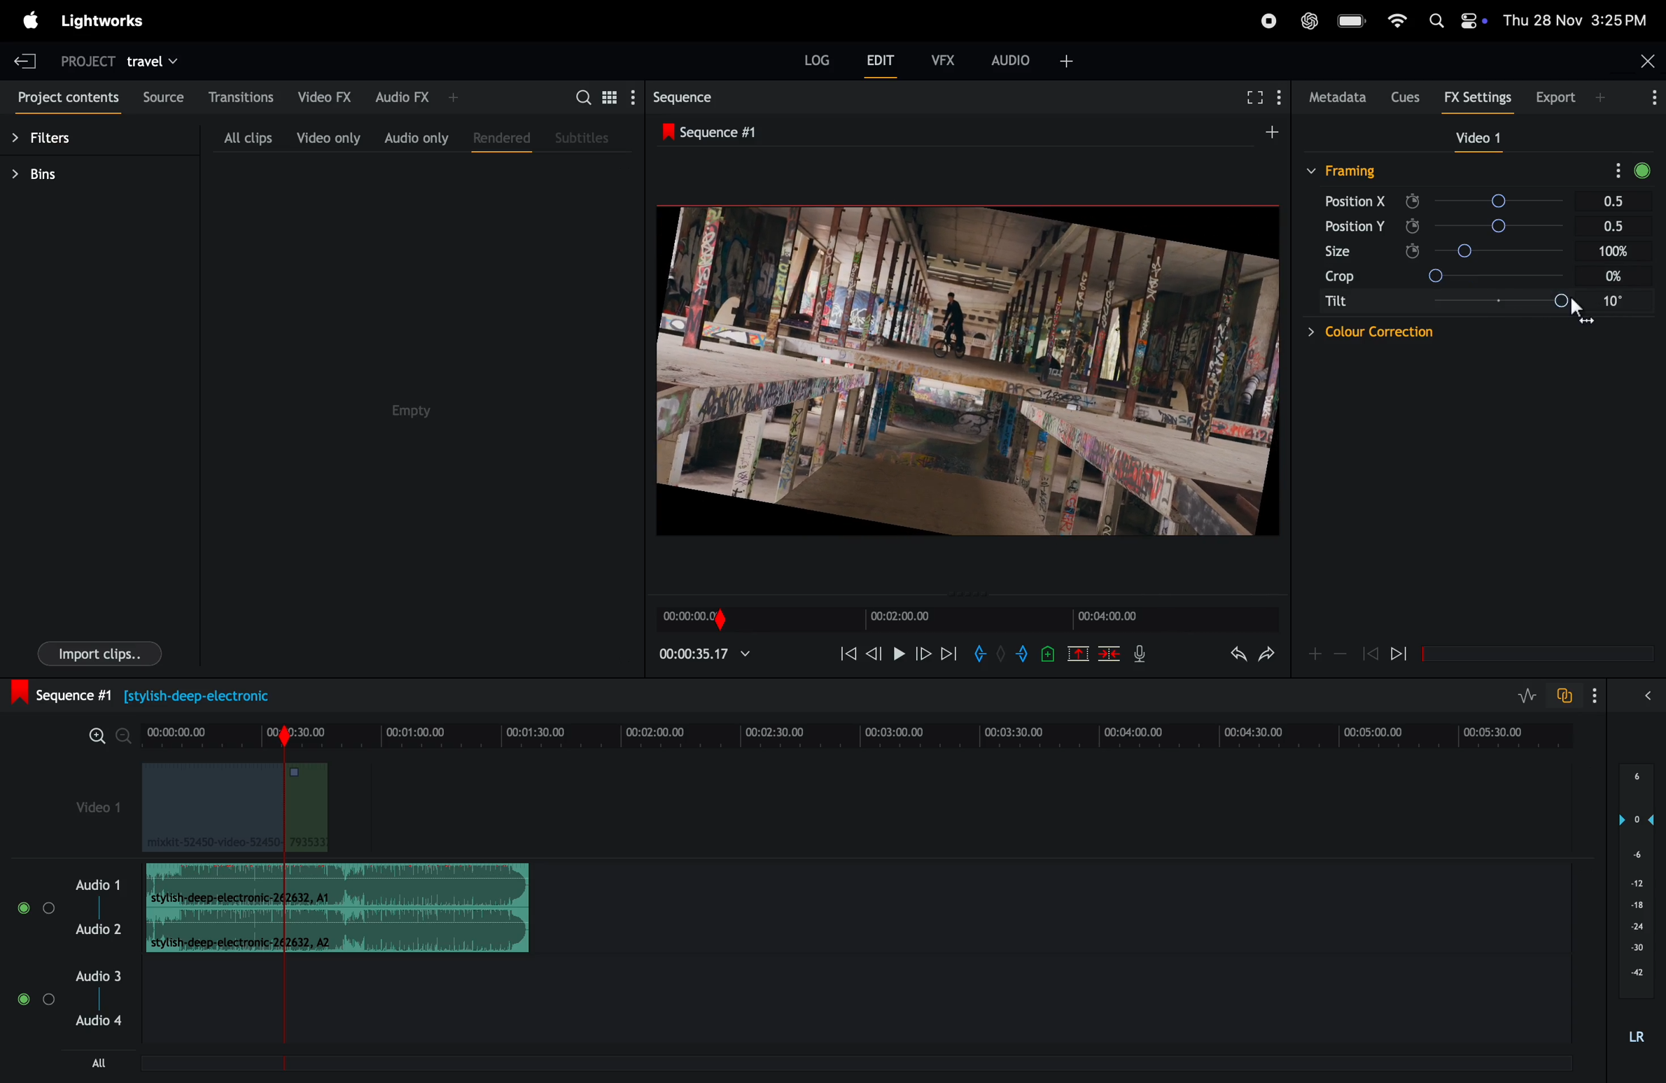 This screenshot has width=1666, height=1083. What do you see at coordinates (1403, 653) in the screenshot?
I see `jump to next keyframe` at bounding box center [1403, 653].